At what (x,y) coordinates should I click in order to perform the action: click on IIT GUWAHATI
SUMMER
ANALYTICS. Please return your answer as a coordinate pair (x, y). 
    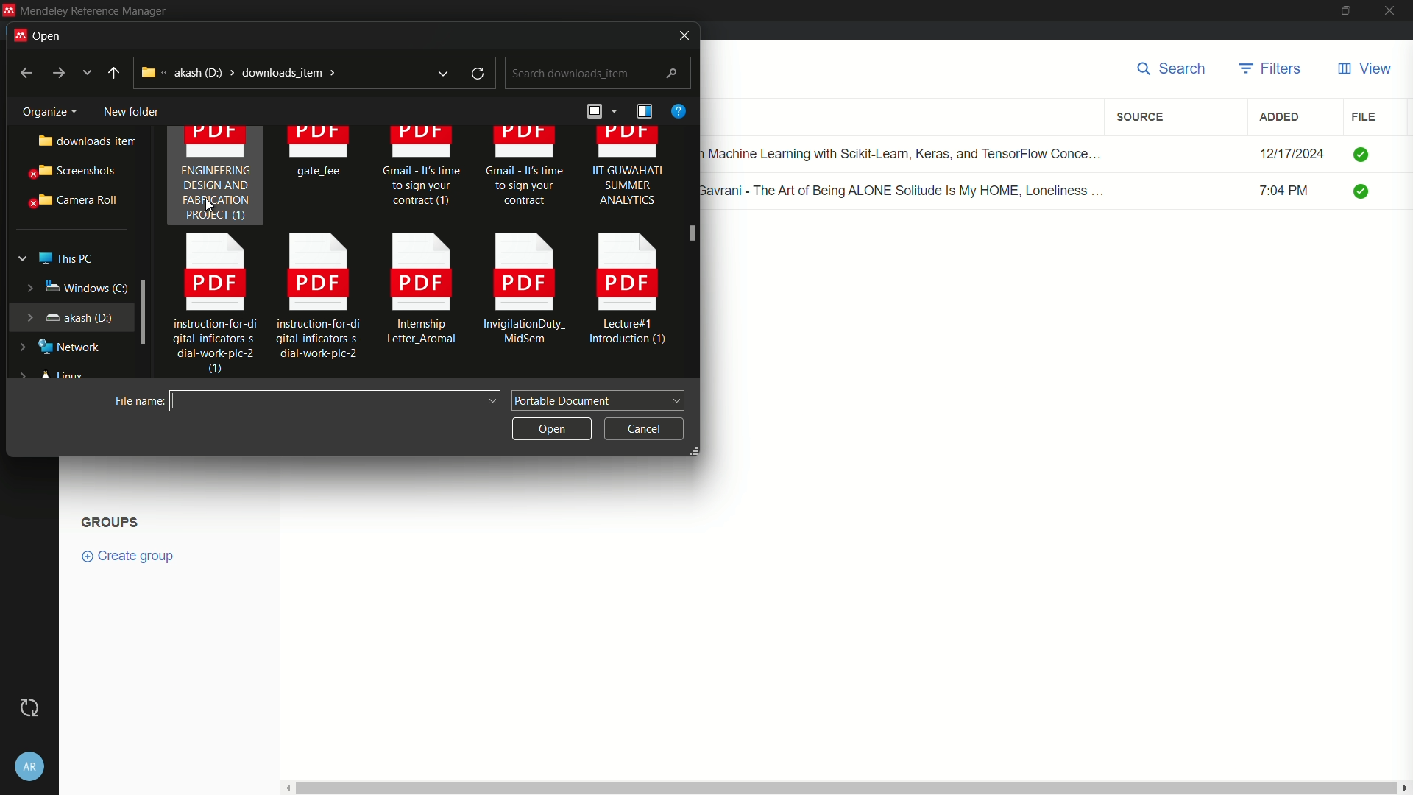
    Looking at the image, I should click on (628, 173).